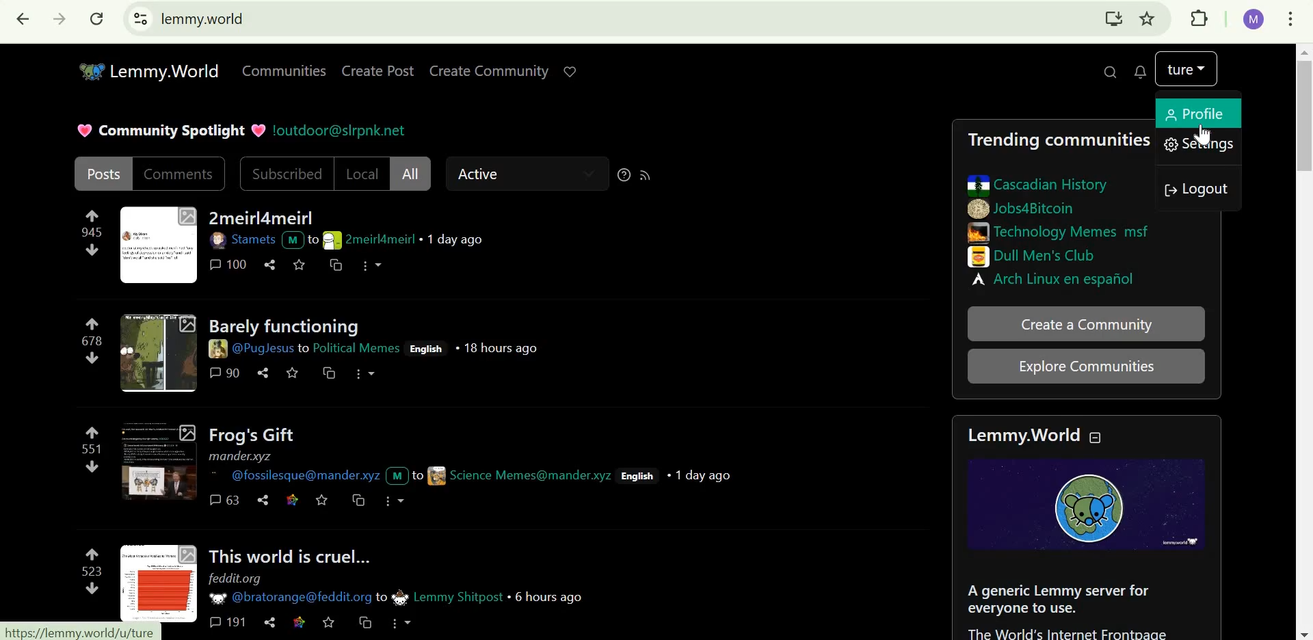  I want to click on 6 hours ago, so click(550, 596).